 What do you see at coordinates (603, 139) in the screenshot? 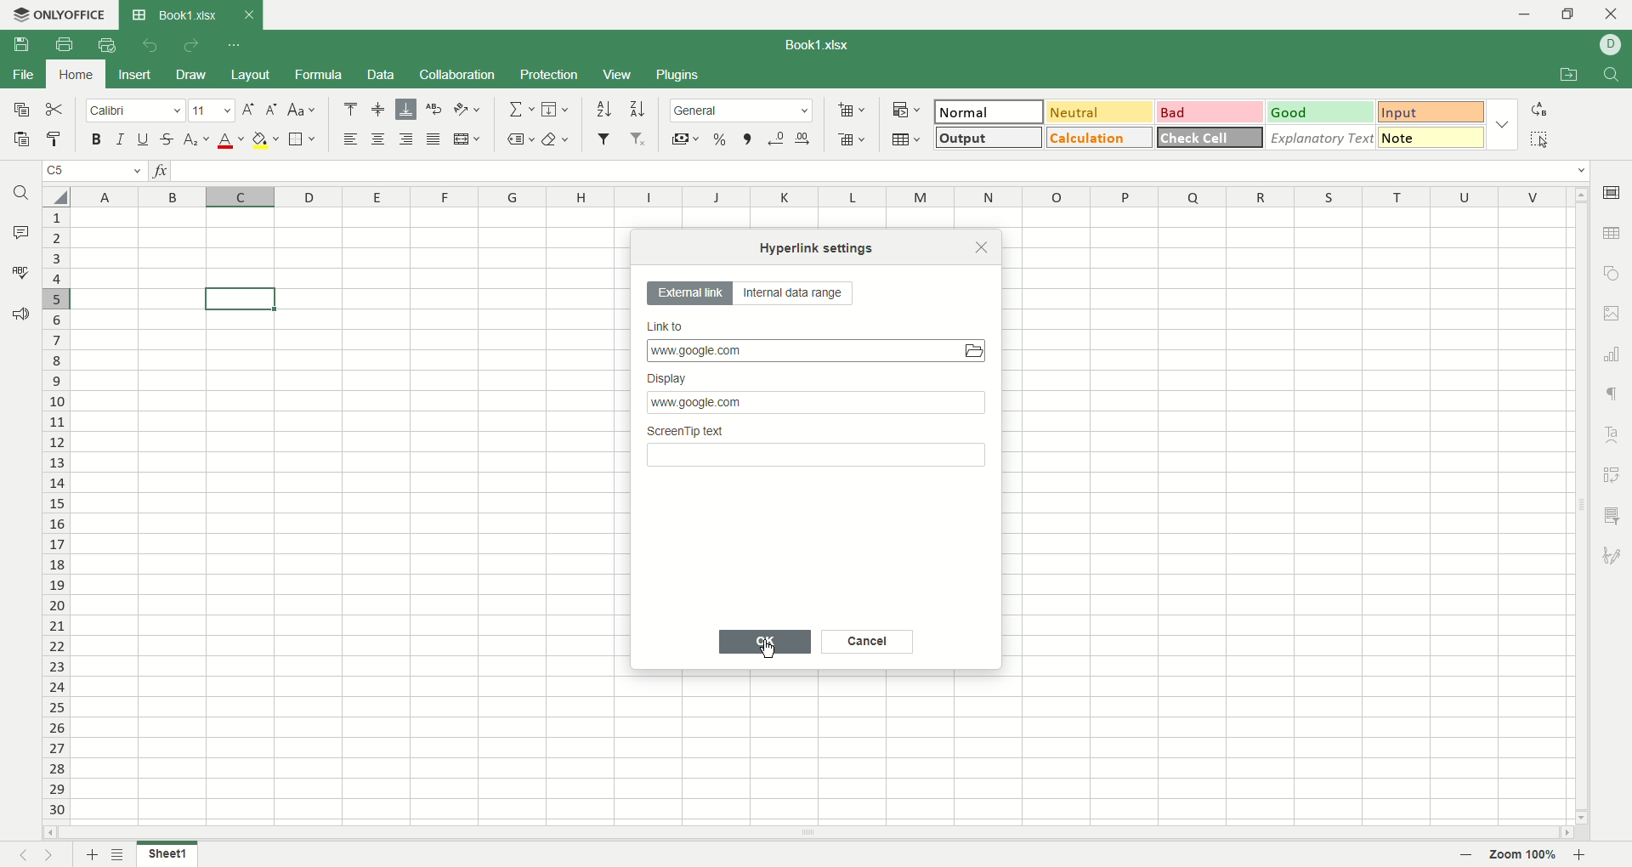
I see `filter` at bounding box center [603, 139].